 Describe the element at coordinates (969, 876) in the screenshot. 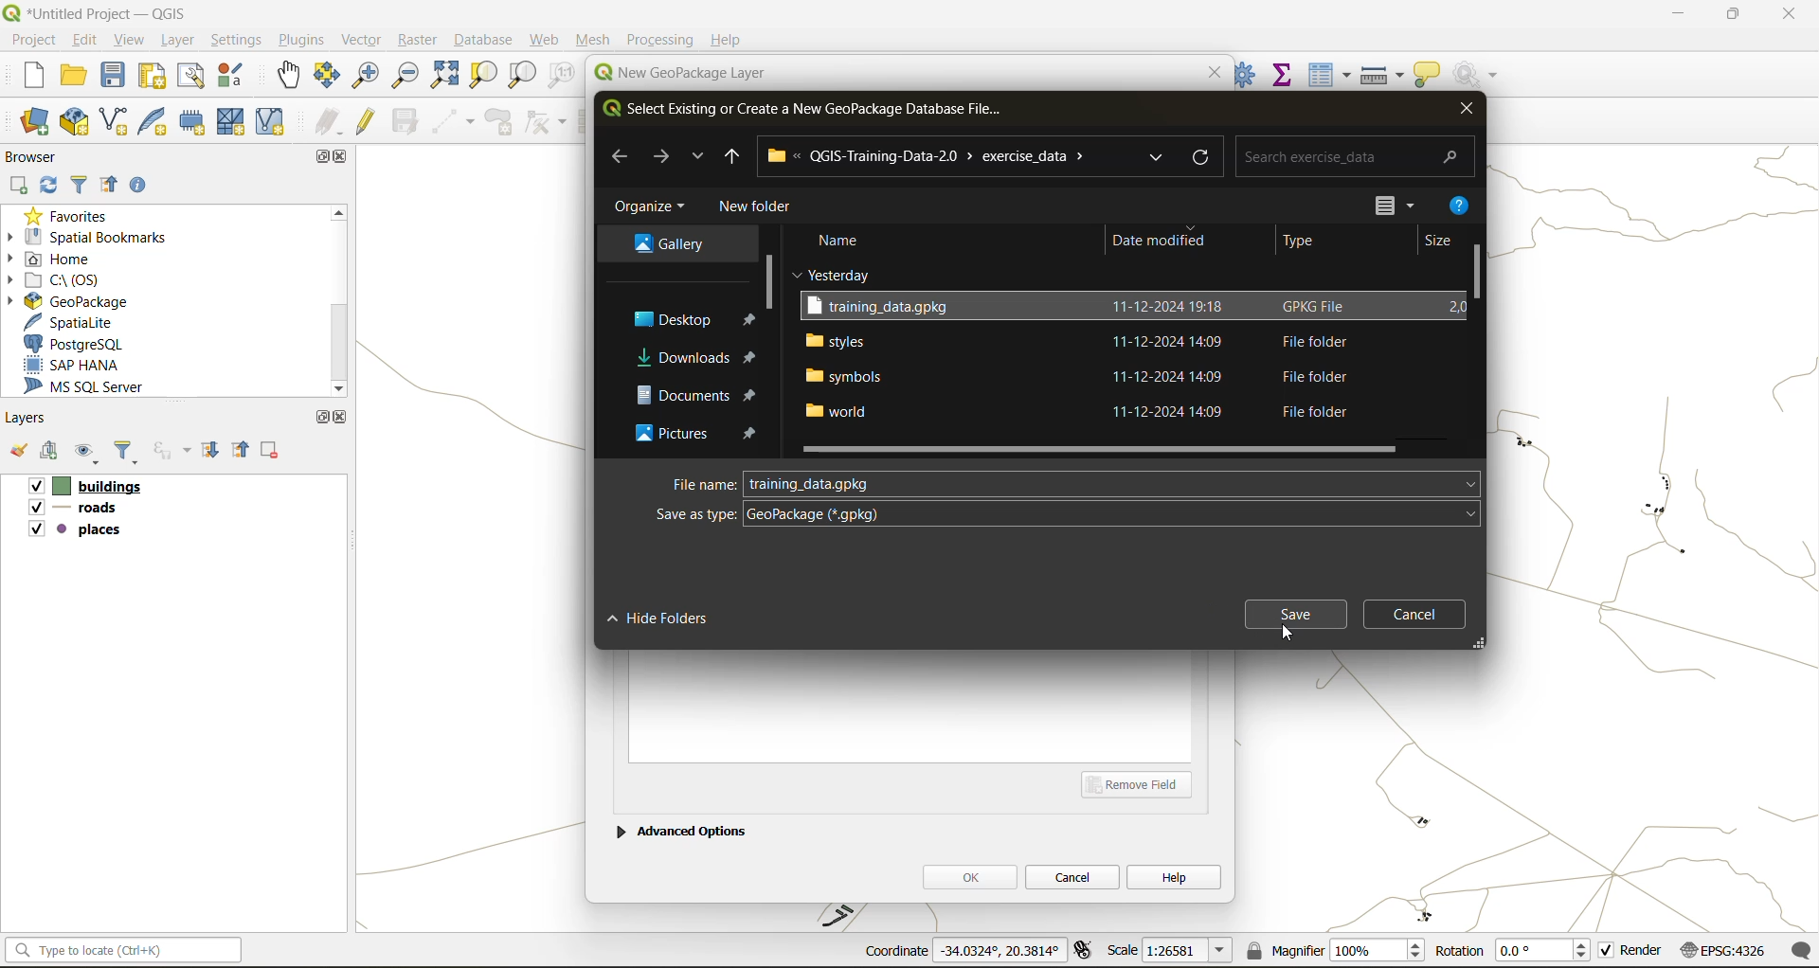

I see `ok` at that location.